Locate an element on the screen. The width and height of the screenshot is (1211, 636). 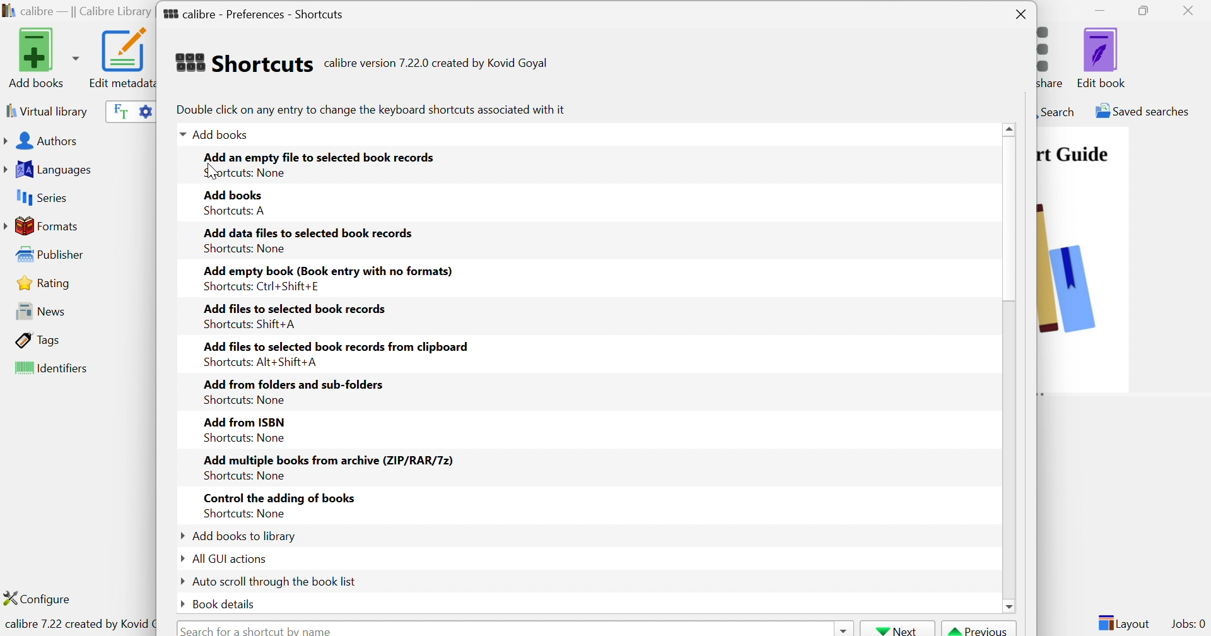
Shortcuts: Ctrl+Shift+E is located at coordinates (261, 286).